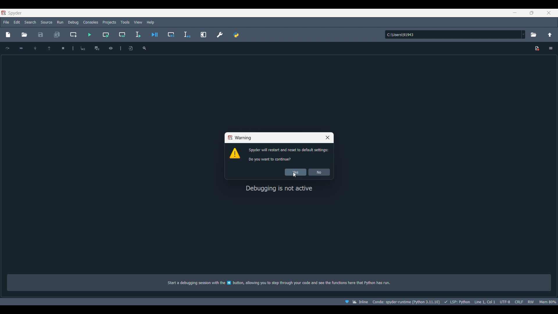  What do you see at coordinates (6, 22) in the screenshot?
I see `File menu` at bounding box center [6, 22].